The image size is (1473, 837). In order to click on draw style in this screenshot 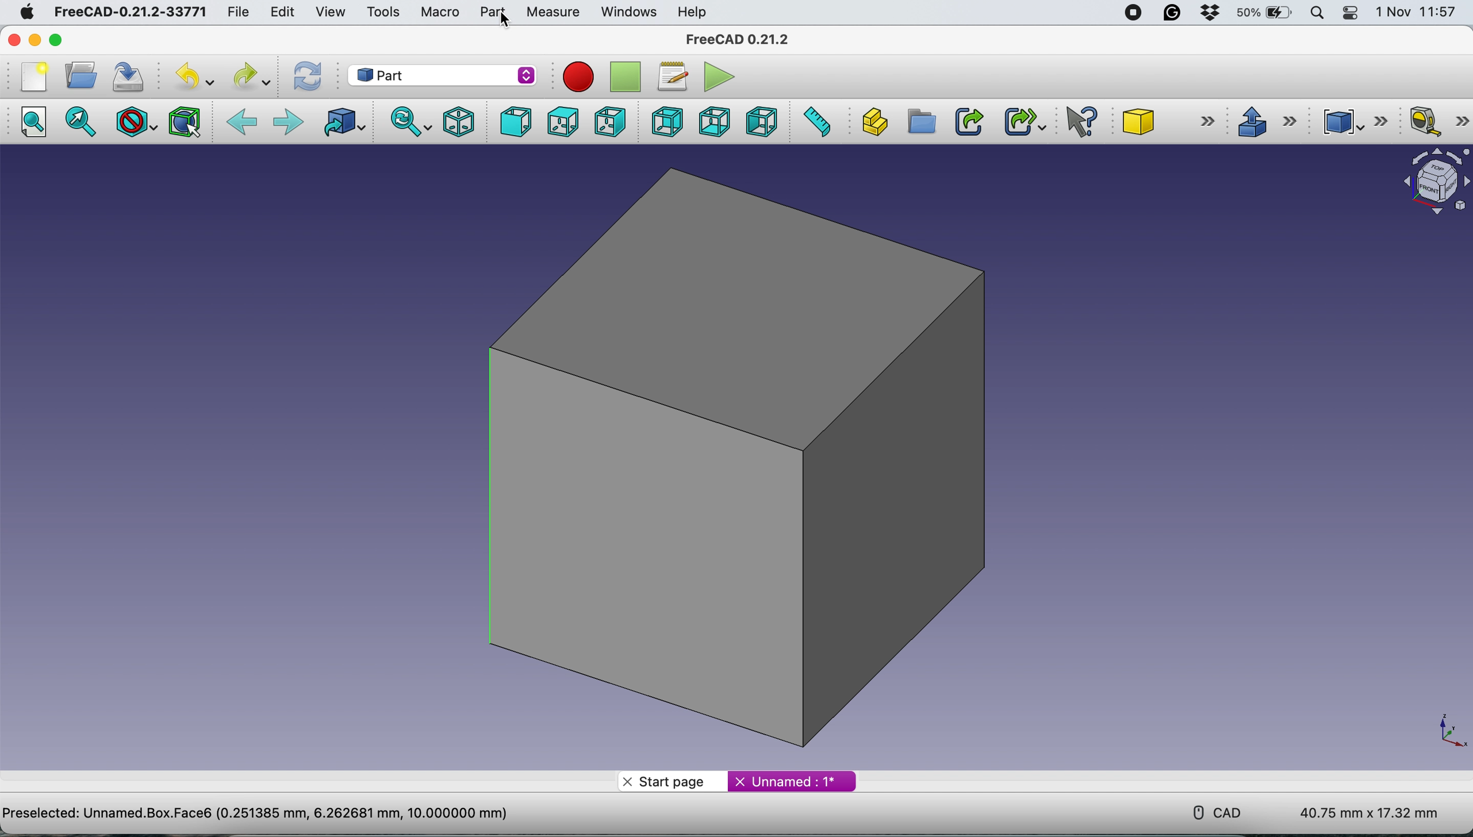, I will do `click(137, 124)`.